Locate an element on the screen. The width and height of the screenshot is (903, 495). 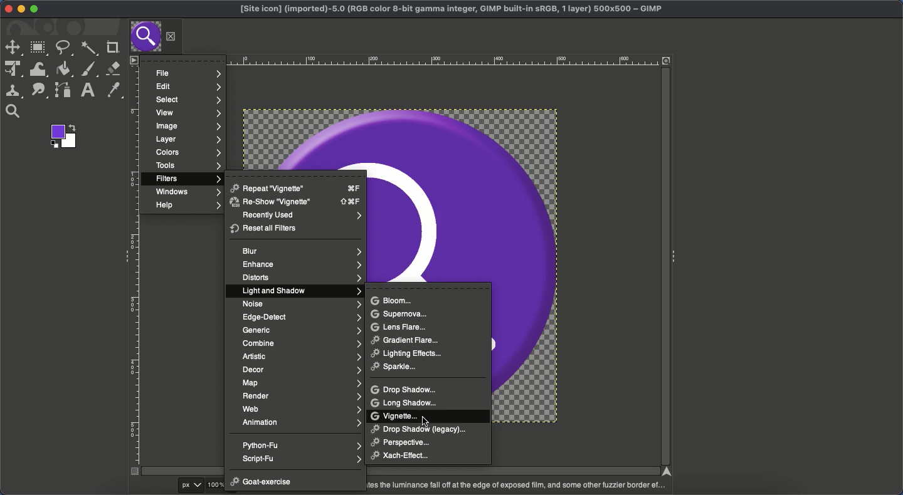
Generic is located at coordinates (301, 331).